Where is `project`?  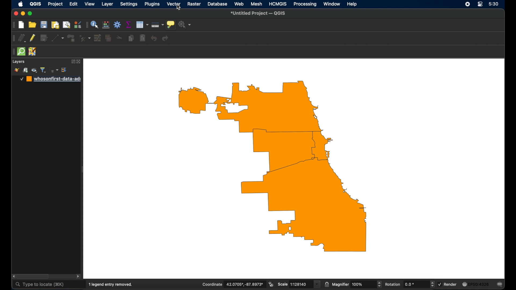 project is located at coordinates (55, 4).